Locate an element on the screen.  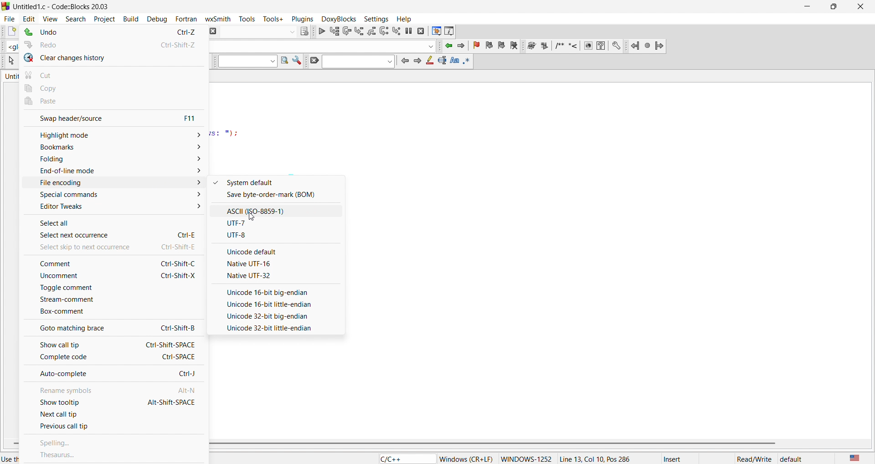
rename symbols is located at coordinates (114, 390).